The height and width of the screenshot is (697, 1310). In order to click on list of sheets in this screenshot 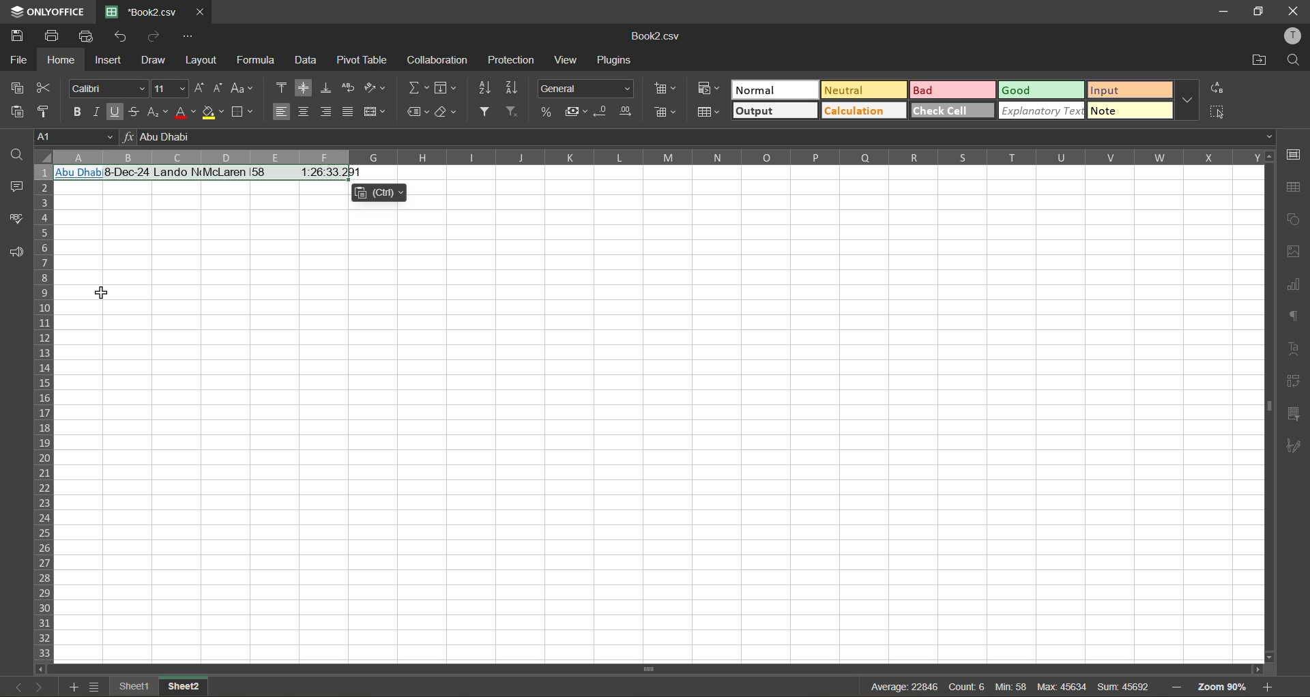, I will do `click(96, 687)`.